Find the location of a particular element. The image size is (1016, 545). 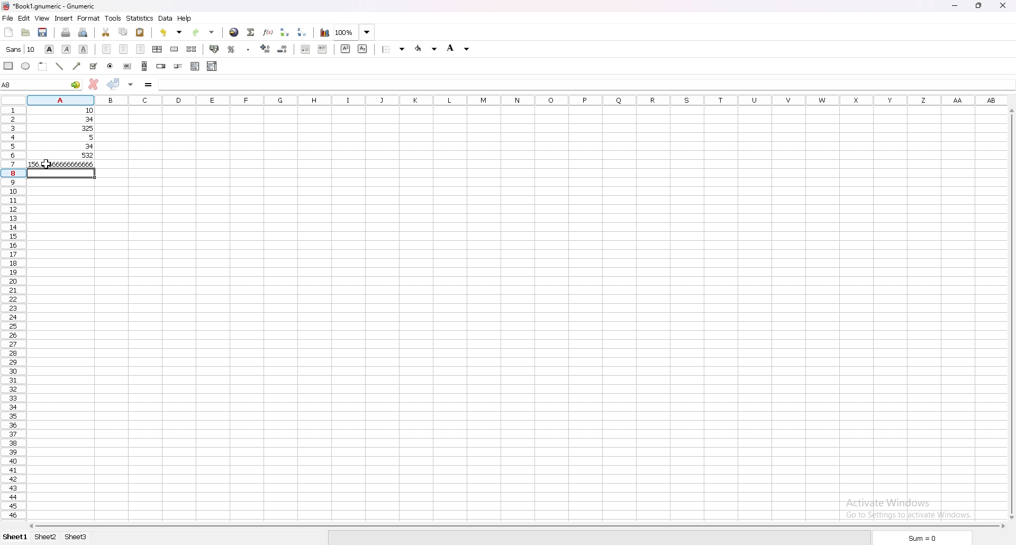

italic is located at coordinates (67, 49).